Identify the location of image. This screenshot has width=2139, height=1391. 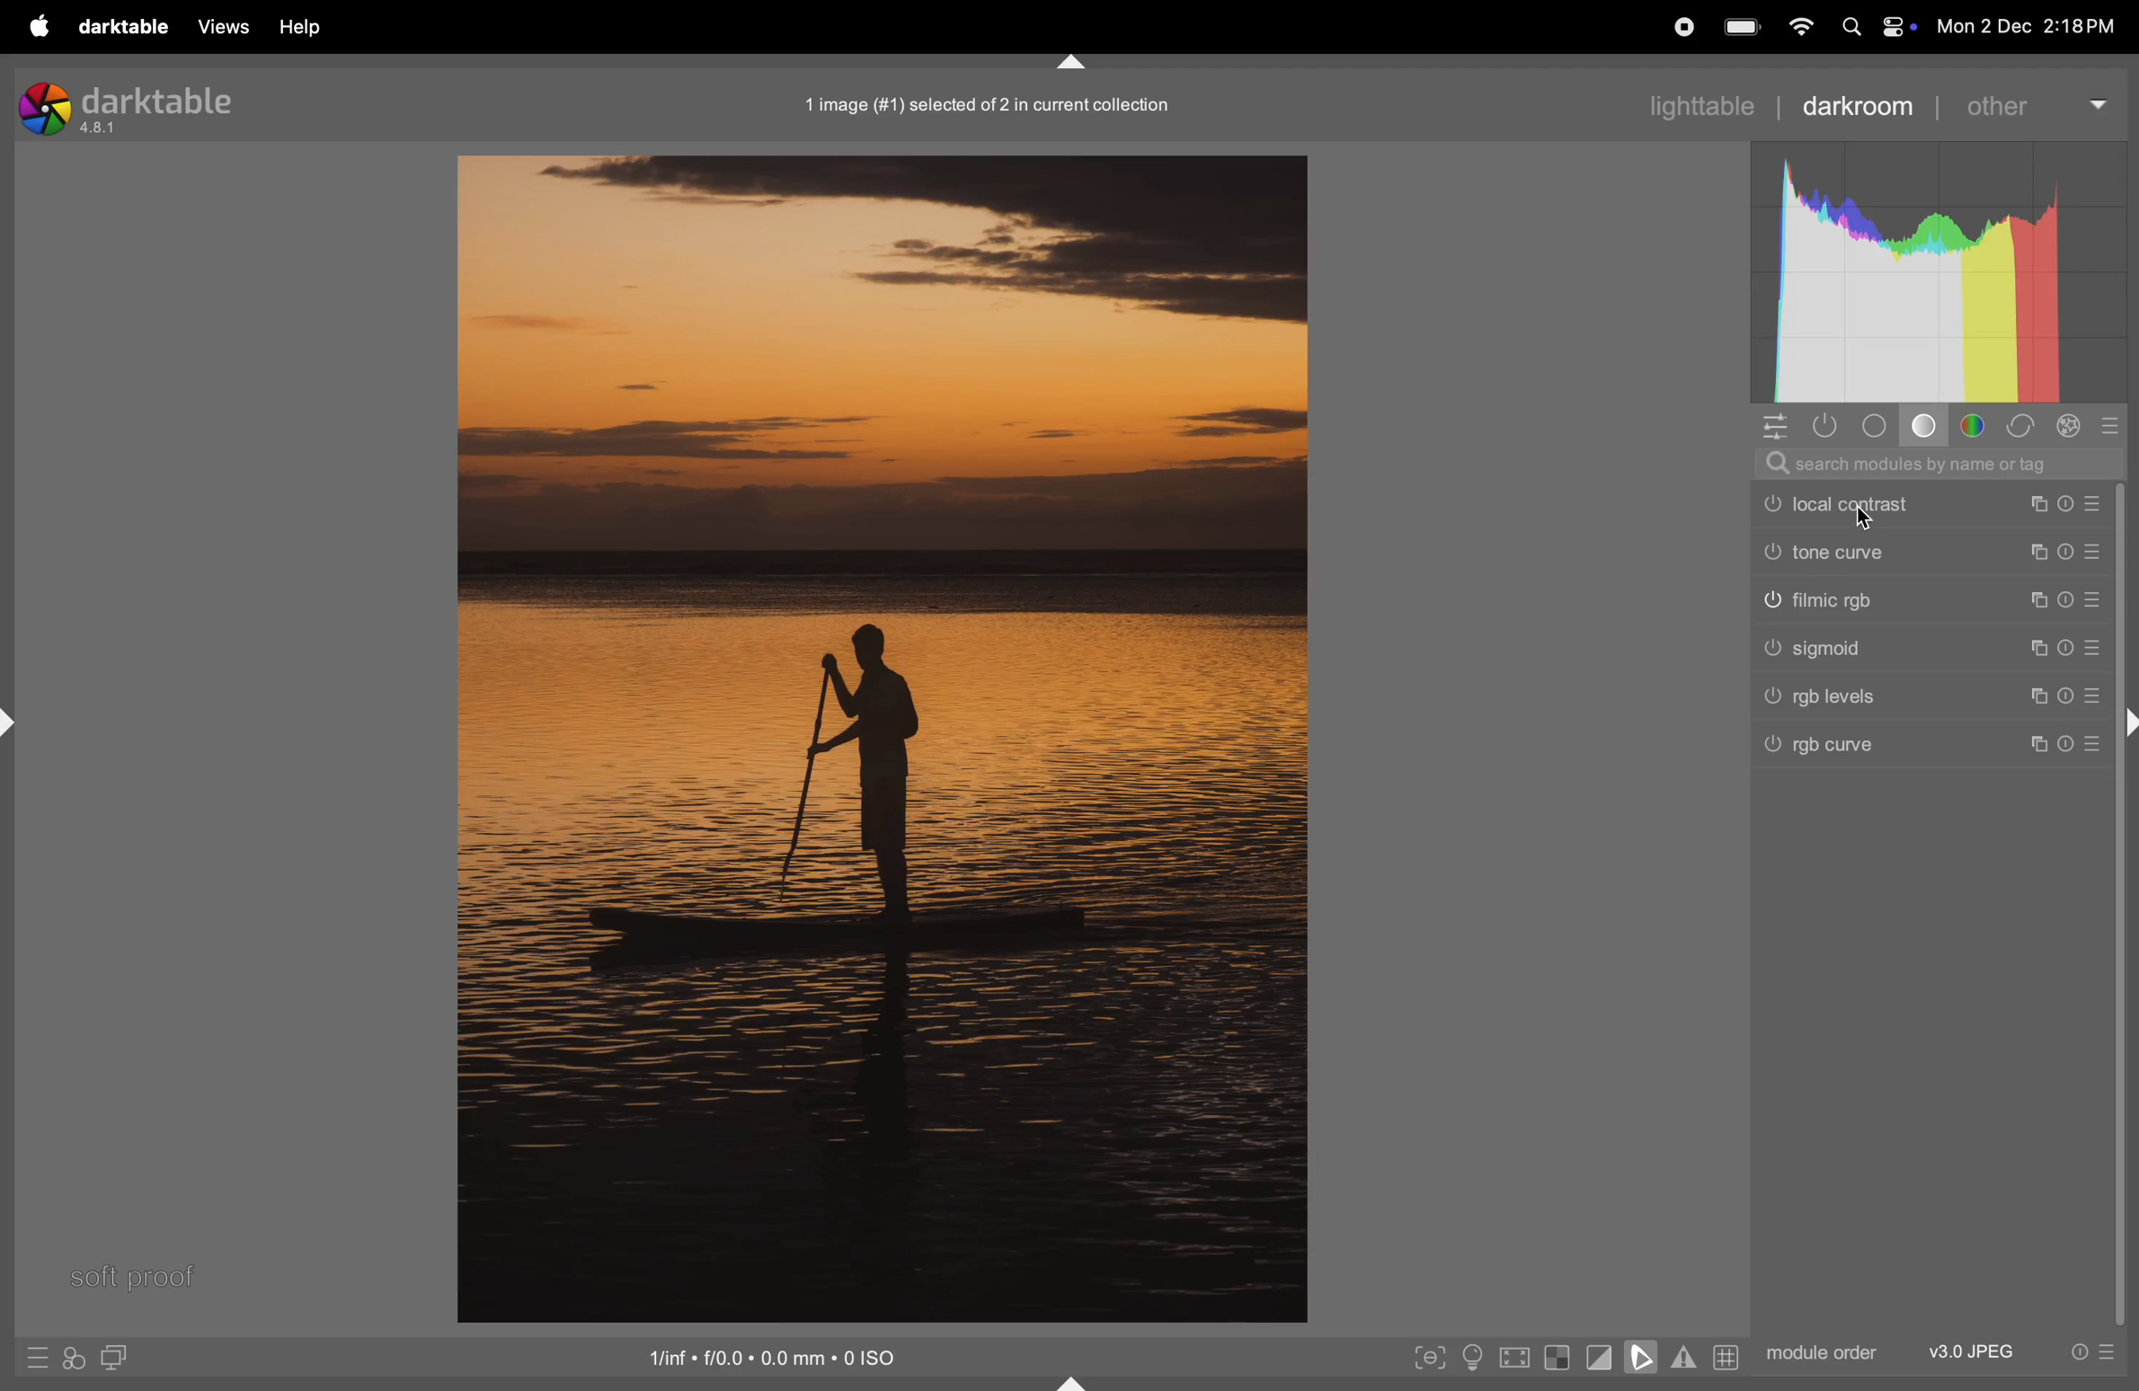
(879, 742).